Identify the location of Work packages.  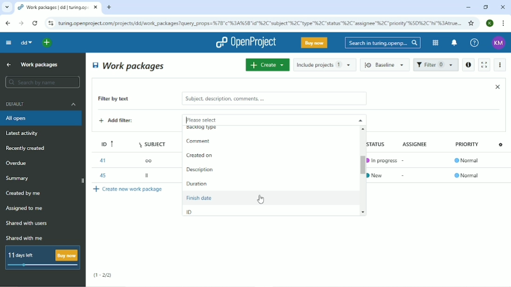
(129, 65).